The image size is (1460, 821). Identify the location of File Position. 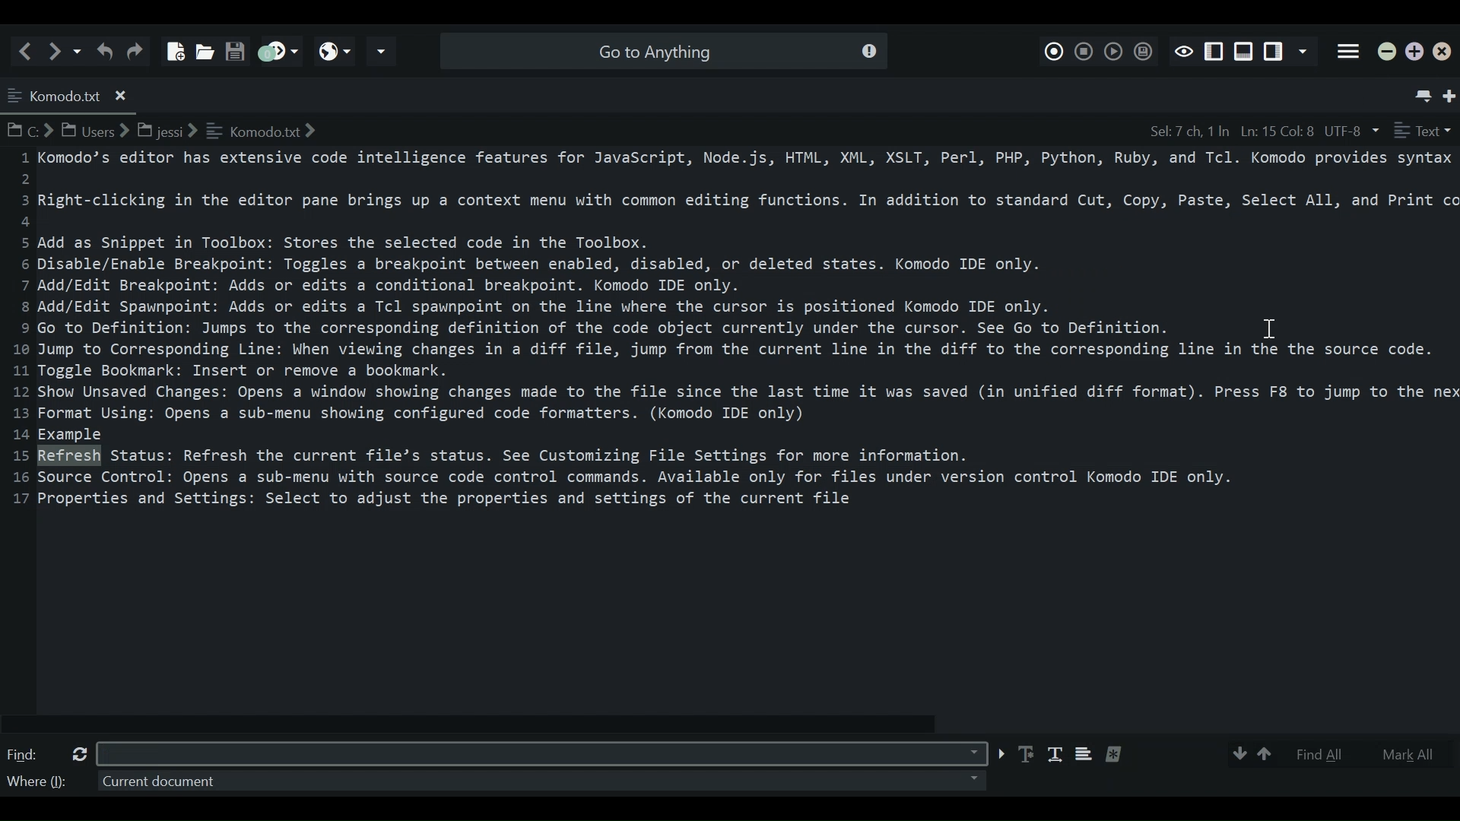
(1230, 131).